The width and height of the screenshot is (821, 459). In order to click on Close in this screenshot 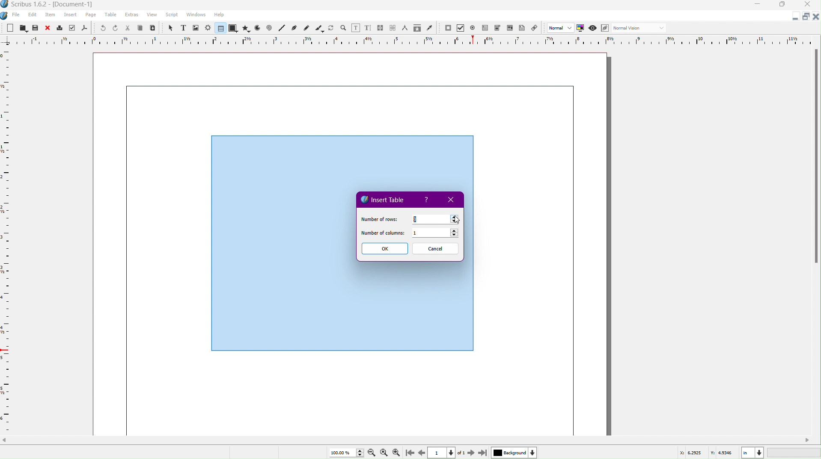, I will do `click(816, 17)`.